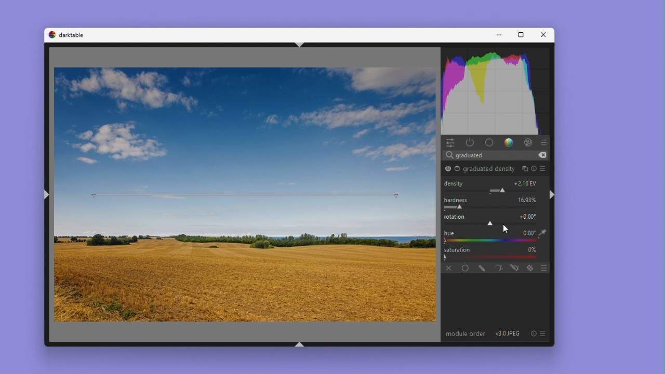 Image resolution: width=665 pixels, height=374 pixels. I want to click on +0.00, so click(527, 233).